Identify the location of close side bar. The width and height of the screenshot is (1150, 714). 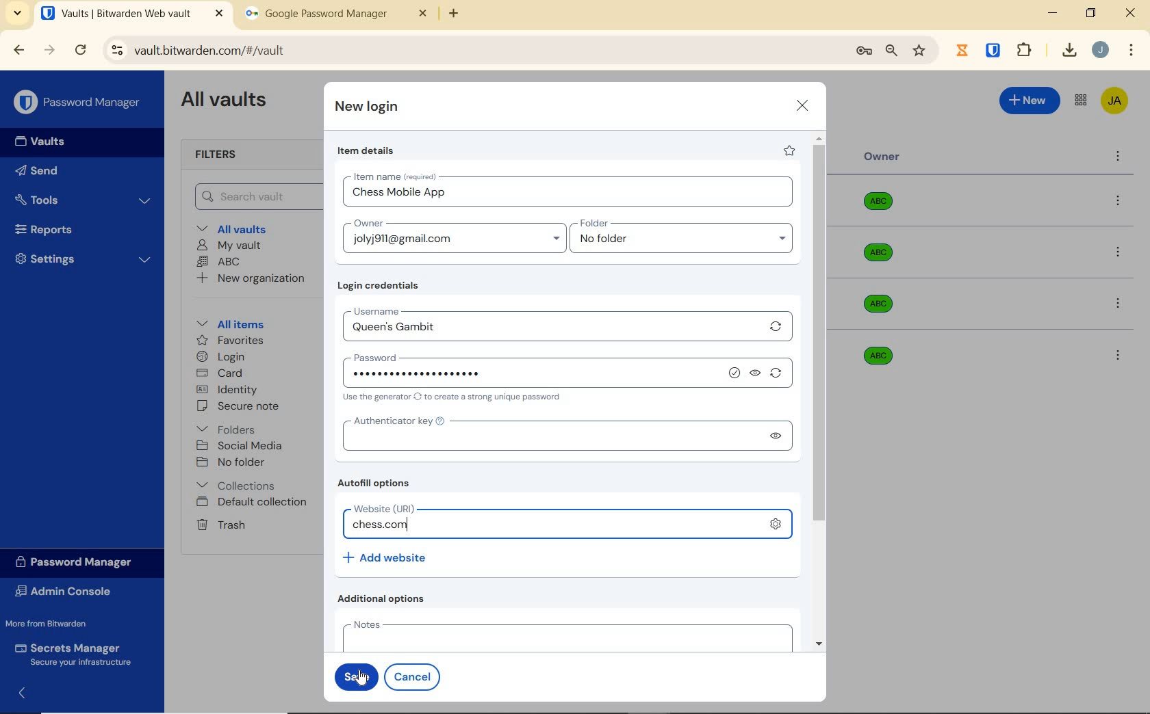
(29, 692).